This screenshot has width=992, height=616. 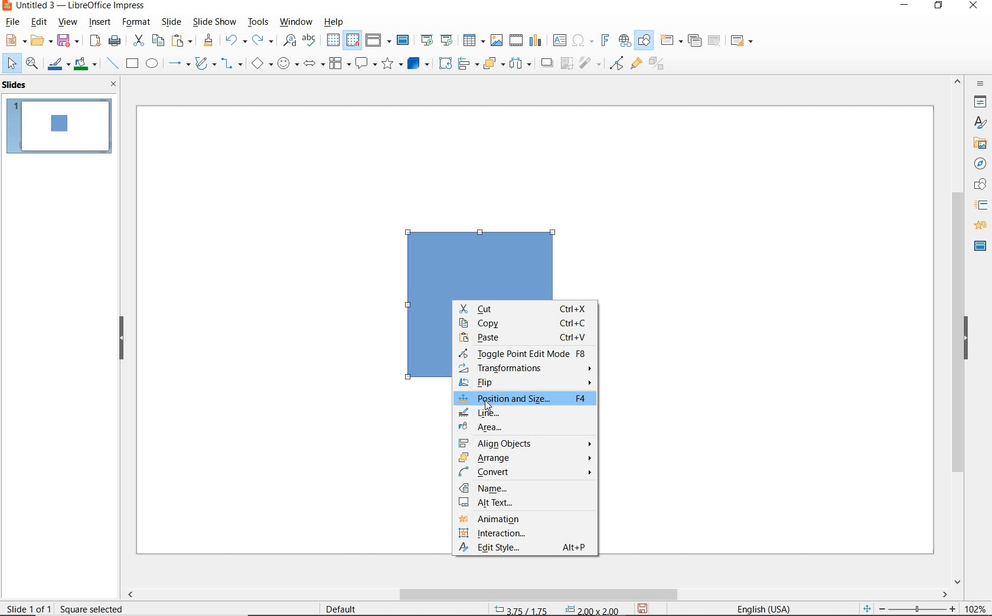 I want to click on ANIMATION, so click(x=524, y=521).